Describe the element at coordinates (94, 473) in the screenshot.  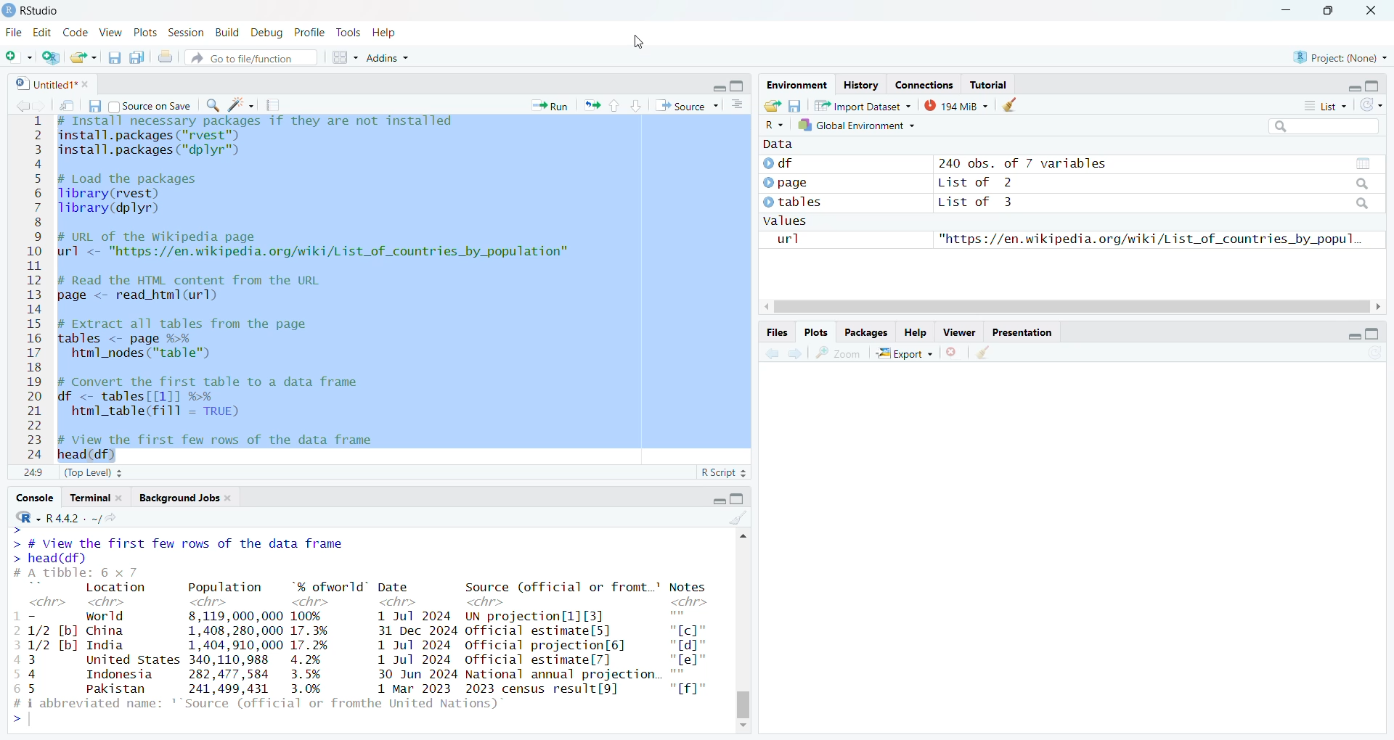
I see `(Top level)` at that location.